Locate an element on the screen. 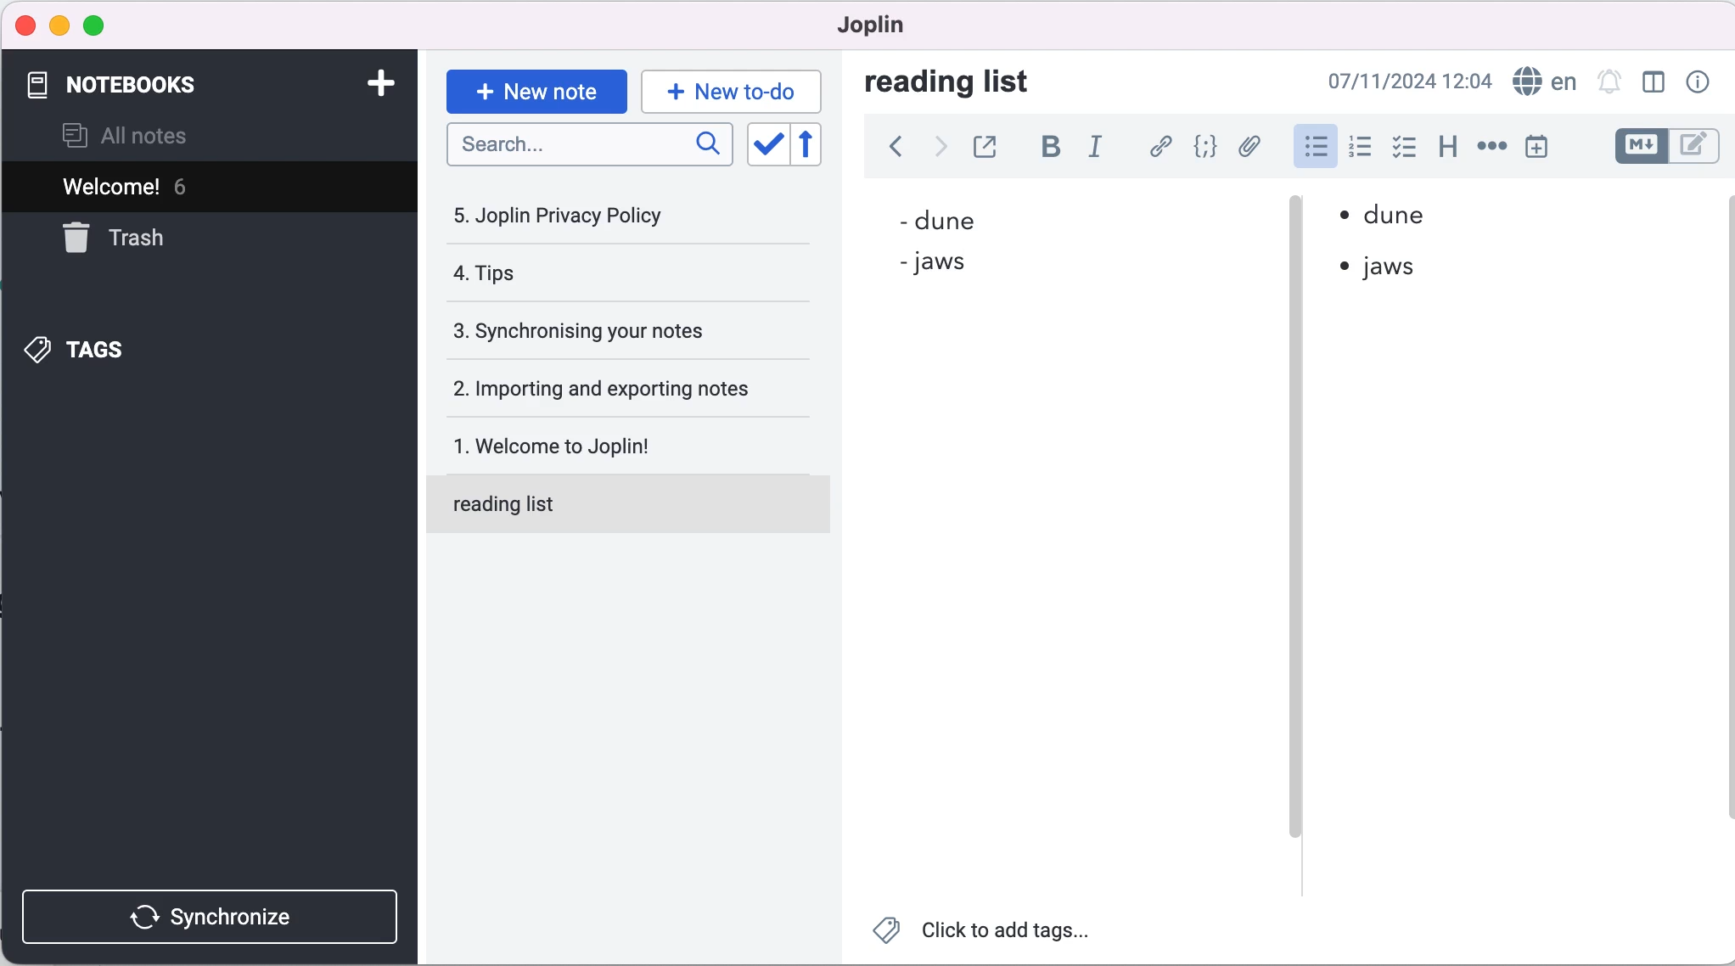 The image size is (1735, 966). toggle editor layout is located at coordinates (1649, 83).